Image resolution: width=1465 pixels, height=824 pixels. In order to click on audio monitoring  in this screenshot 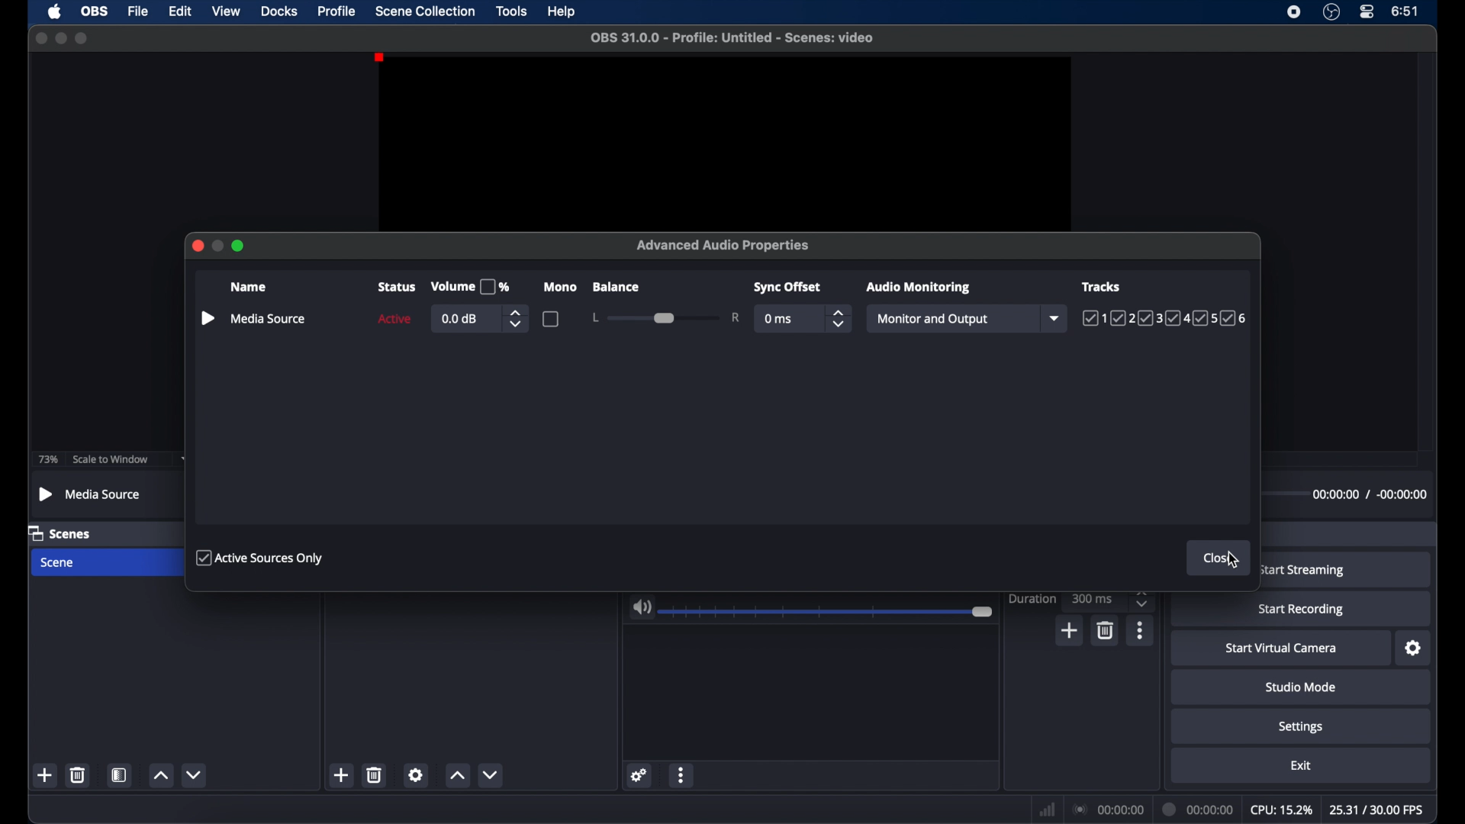, I will do `click(919, 288)`.